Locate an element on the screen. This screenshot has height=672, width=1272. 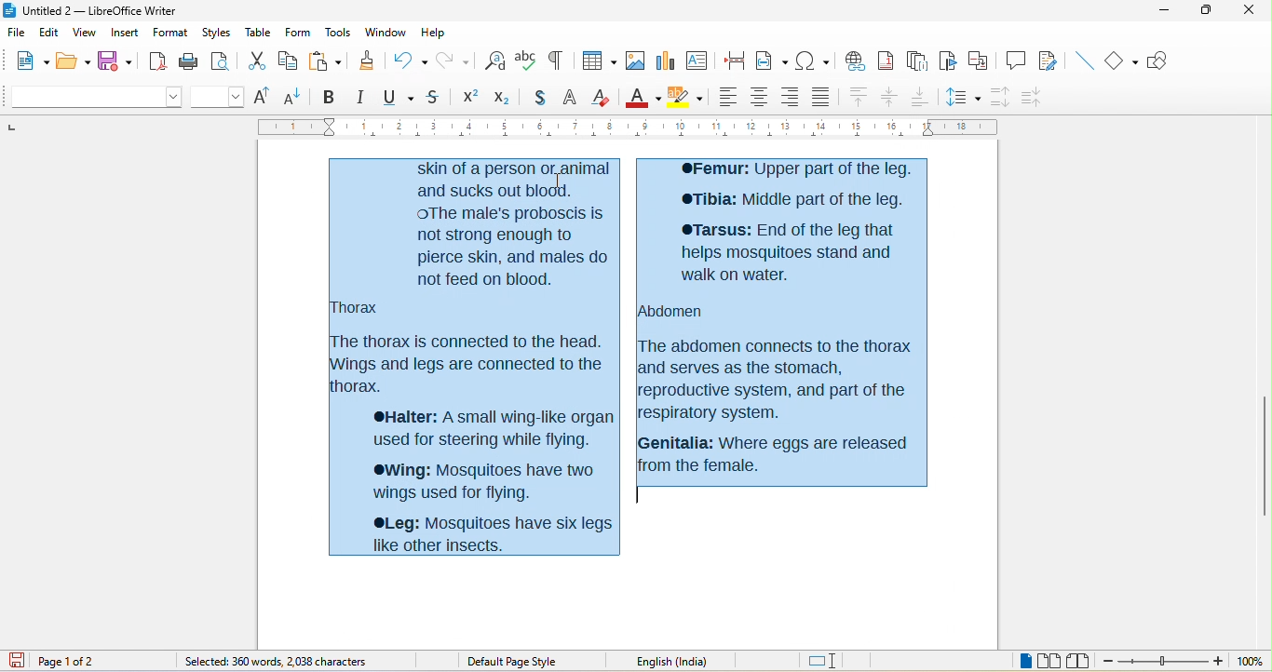
table is located at coordinates (597, 60).